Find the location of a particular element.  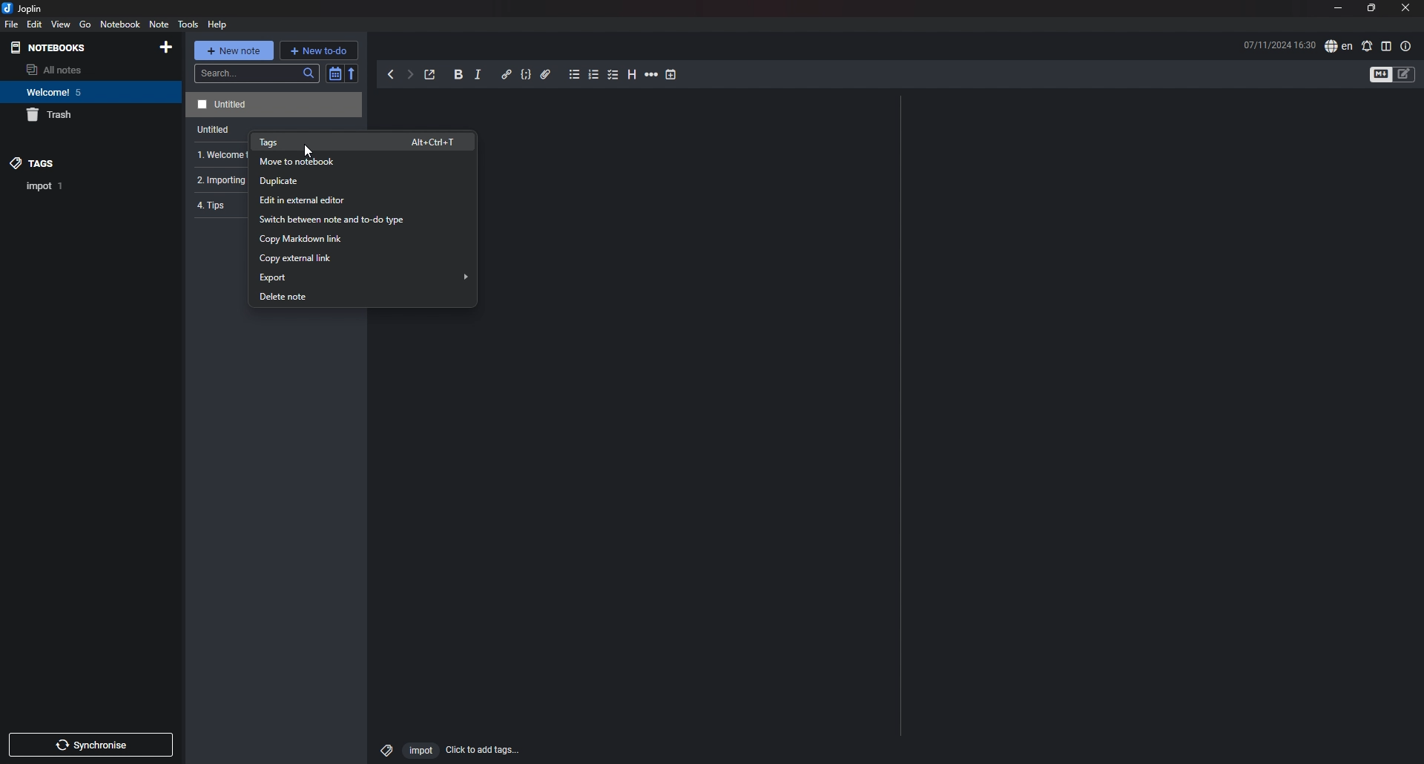

note is located at coordinates (159, 24).